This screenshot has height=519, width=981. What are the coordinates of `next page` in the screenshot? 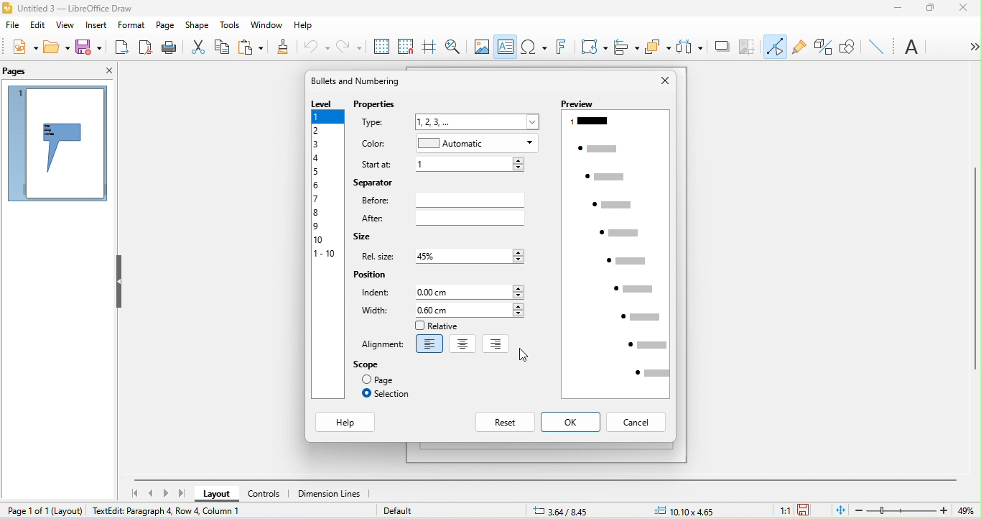 It's located at (168, 492).